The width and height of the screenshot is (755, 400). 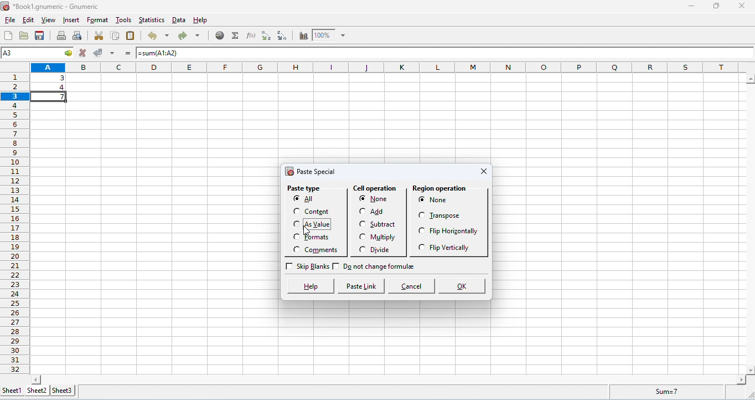 What do you see at coordinates (302, 35) in the screenshot?
I see `chart` at bounding box center [302, 35].